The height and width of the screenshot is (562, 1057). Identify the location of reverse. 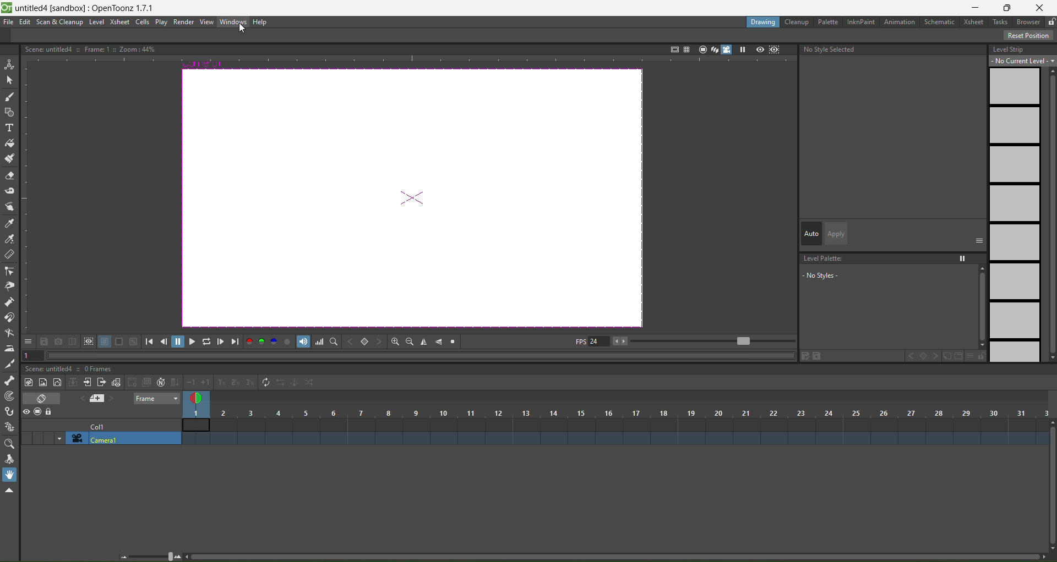
(280, 383).